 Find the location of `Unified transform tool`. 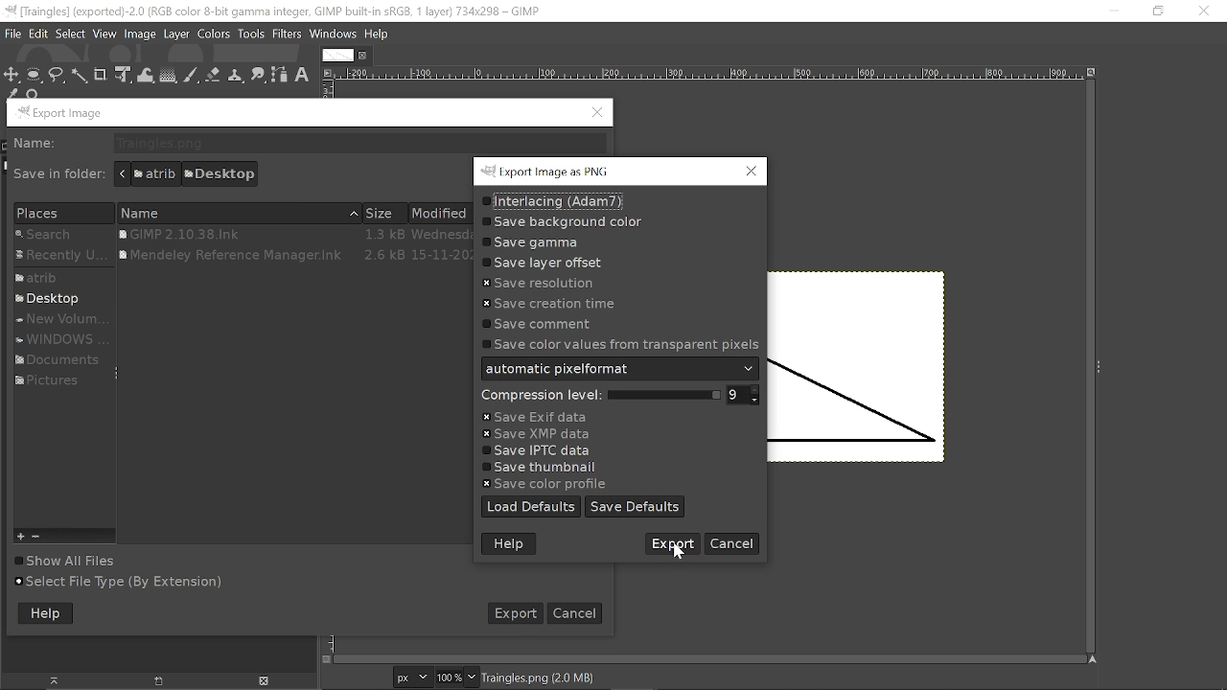

Unified transform tool is located at coordinates (122, 75).